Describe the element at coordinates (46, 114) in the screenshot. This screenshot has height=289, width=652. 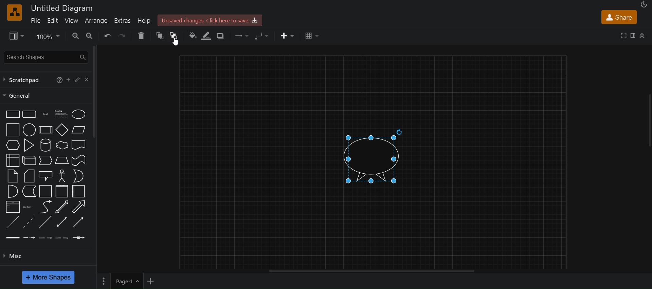
I see `text` at that location.